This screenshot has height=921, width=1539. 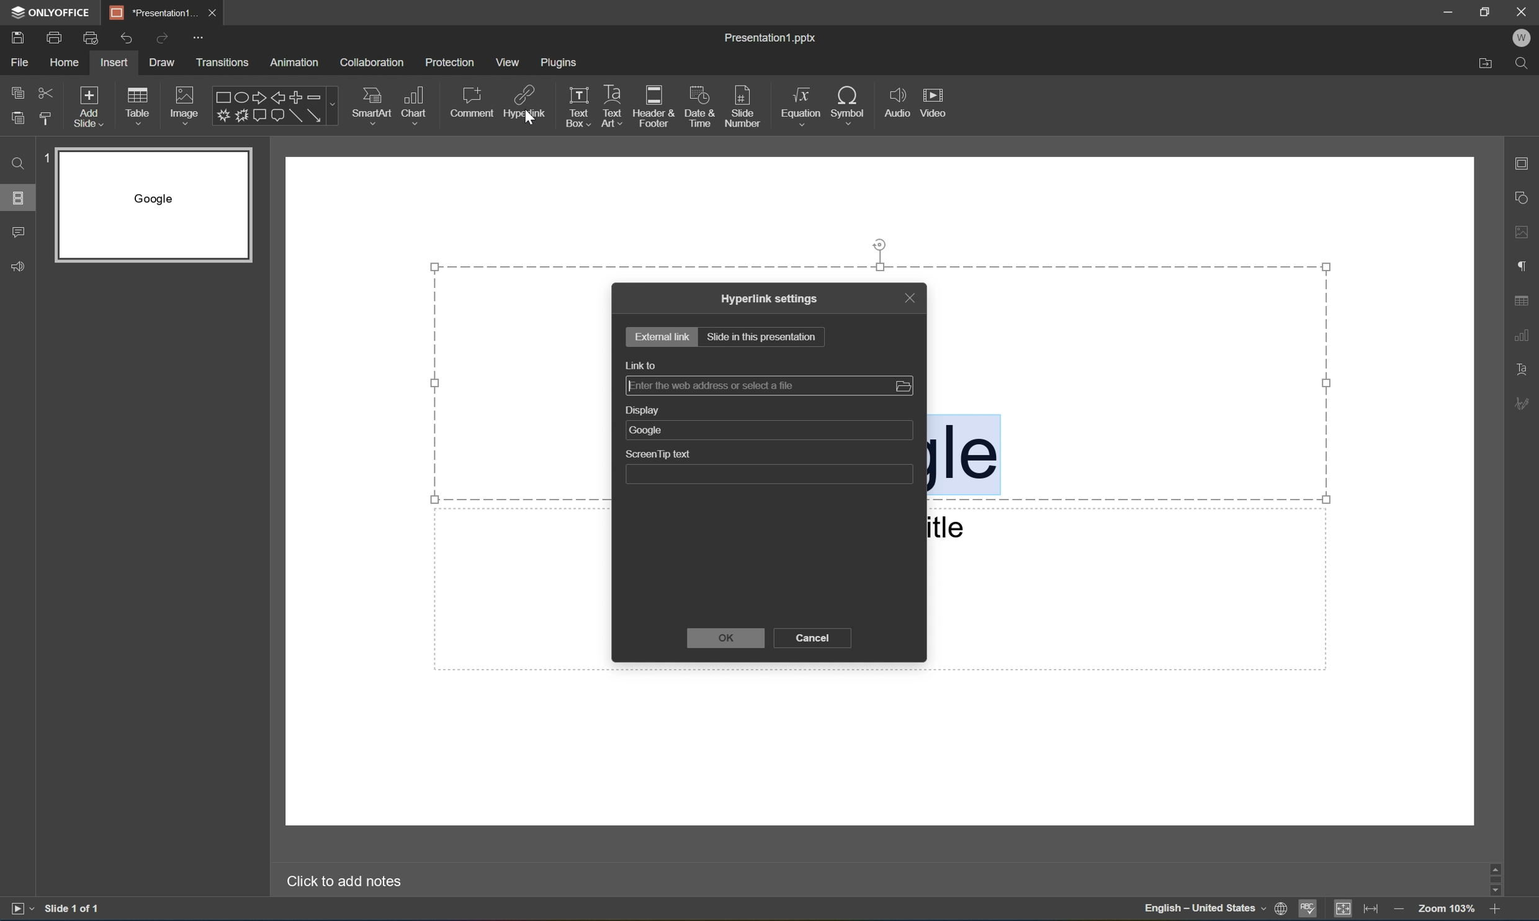 What do you see at coordinates (701, 104) in the screenshot?
I see `Date and time` at bounding box center [701, 104].